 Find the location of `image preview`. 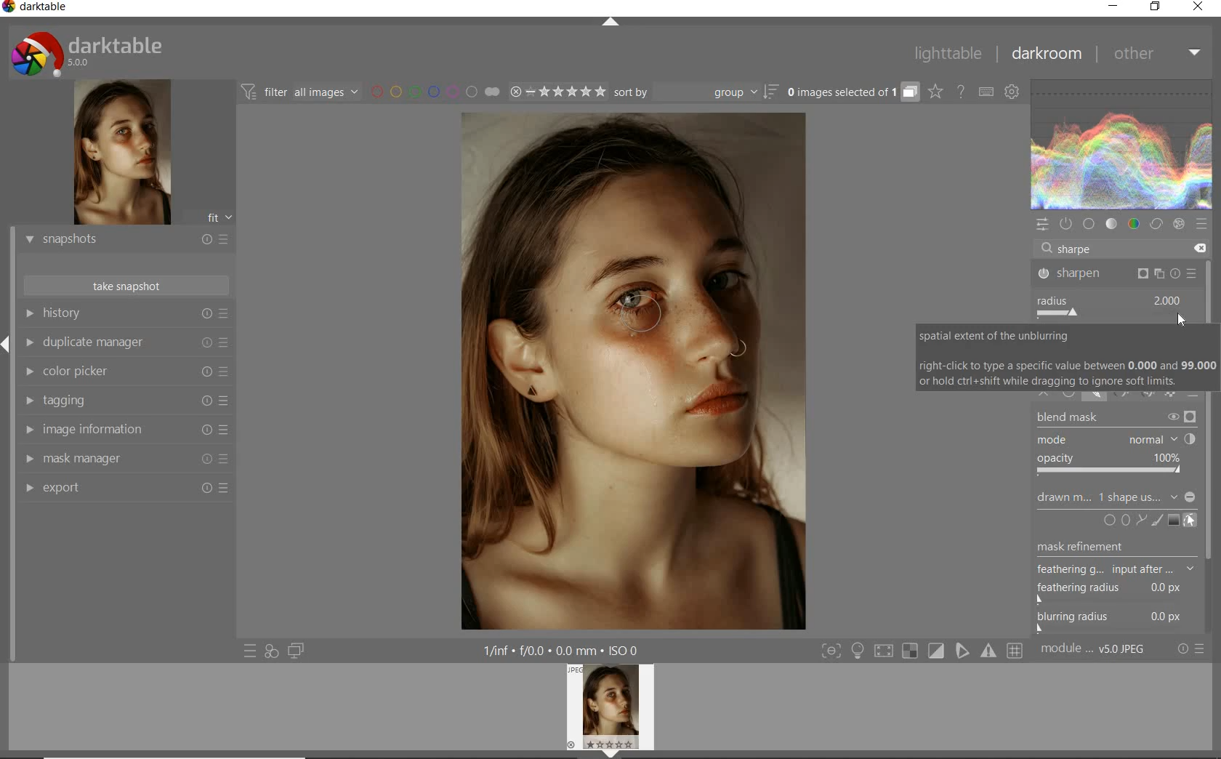

image preview is located at coordinates (120, 154).